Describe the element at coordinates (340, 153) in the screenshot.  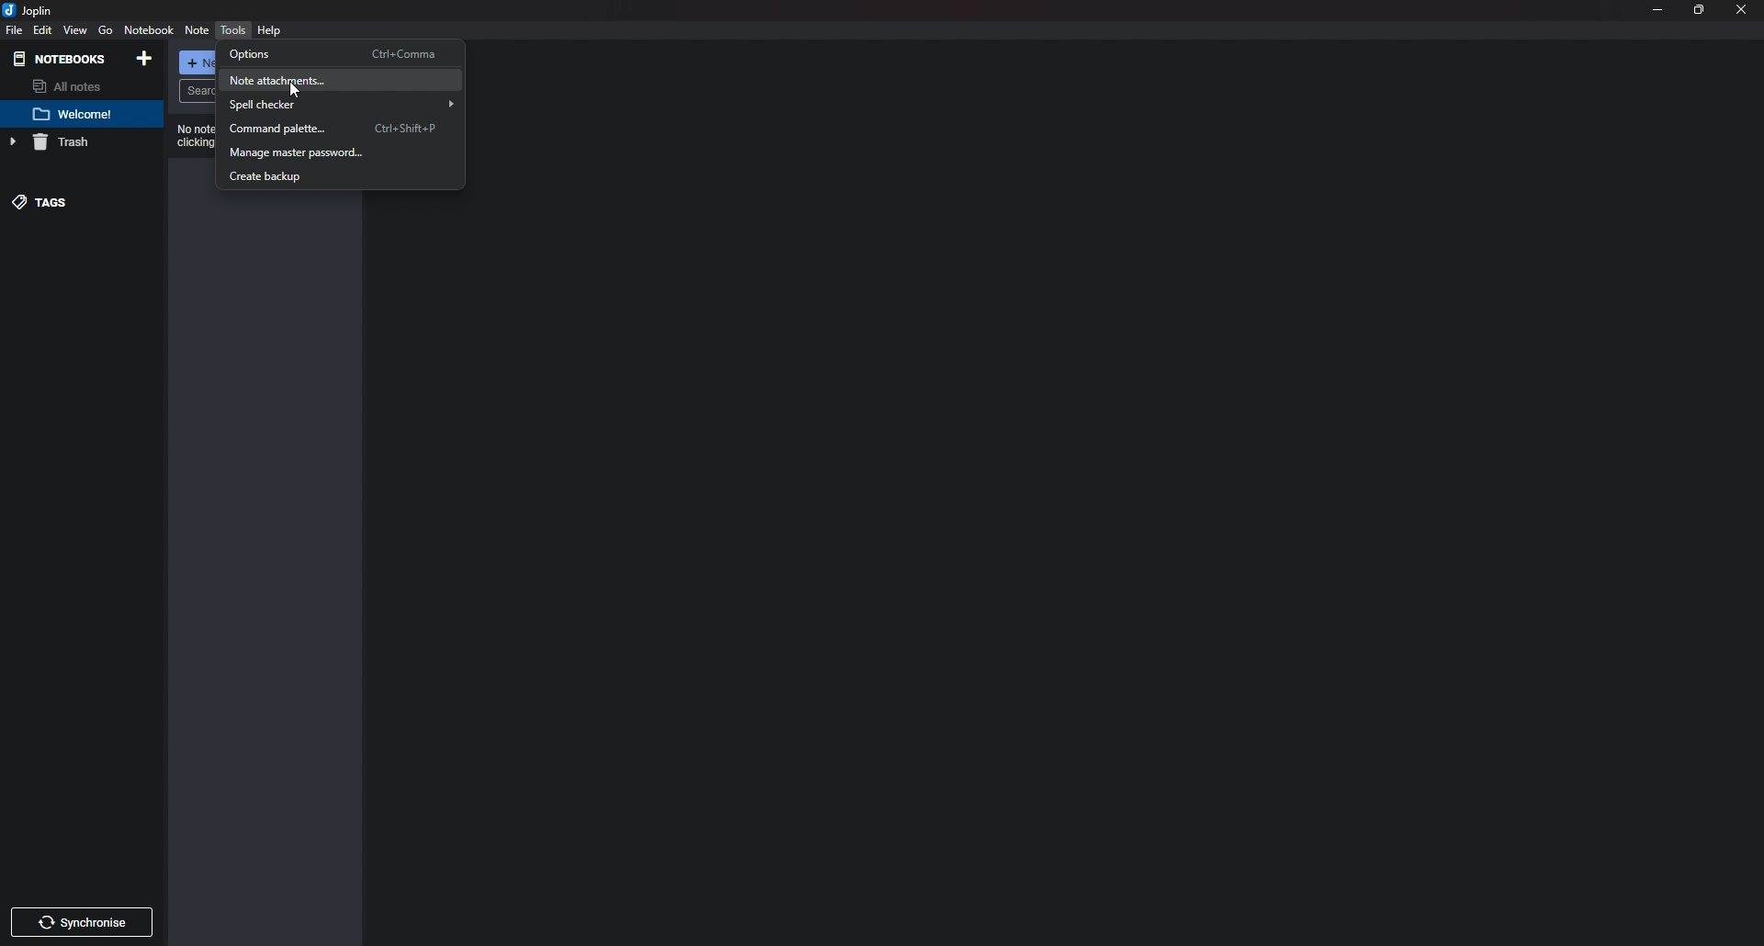
I see `Manage master password` at that location.